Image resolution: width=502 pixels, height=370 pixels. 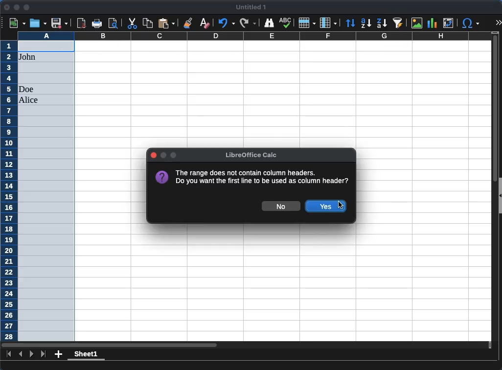 I want to click on new, so click(x=18, y=23).